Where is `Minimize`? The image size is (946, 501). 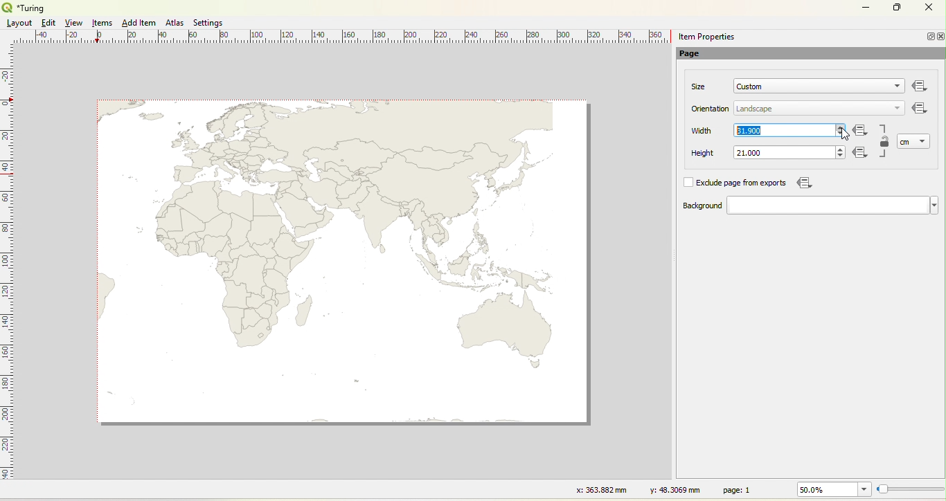 Minimize is located at coordinates (929, 36).